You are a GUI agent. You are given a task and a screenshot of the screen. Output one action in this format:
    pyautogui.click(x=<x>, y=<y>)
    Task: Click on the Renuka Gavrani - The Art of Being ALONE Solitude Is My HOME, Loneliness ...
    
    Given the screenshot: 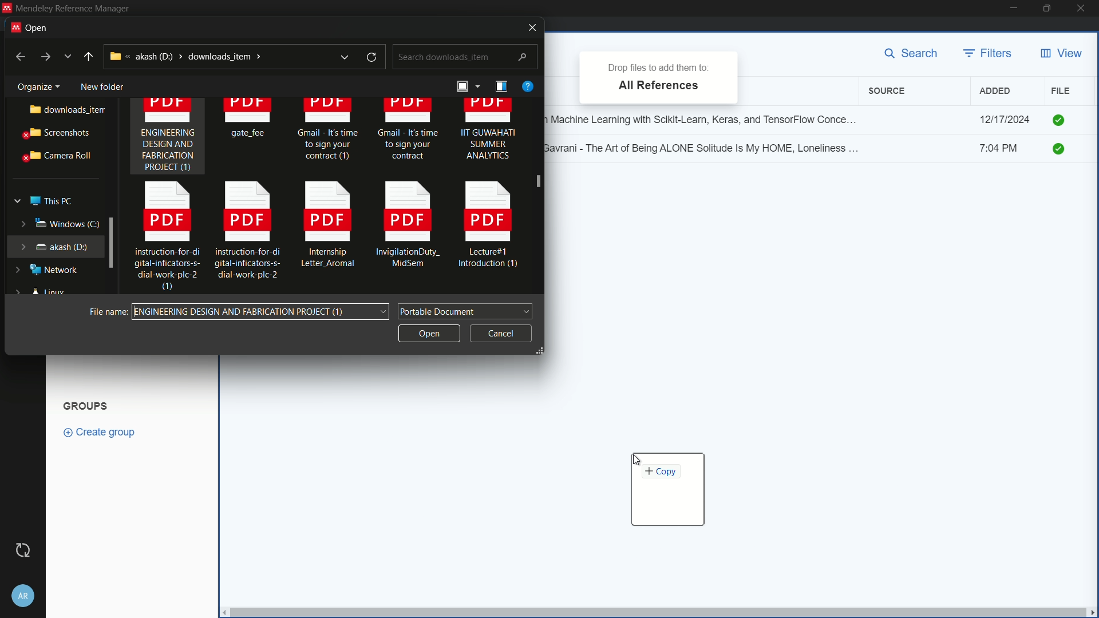 What is the action you would take?
    pyautogui.click(x=707, y=147)
    